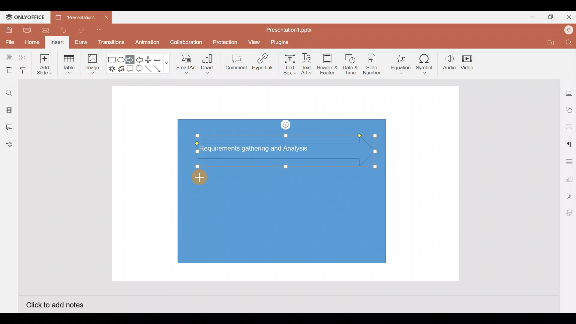 The height and width of the screenshot is (324, 576). Describe the element at coordinates (328, 62) in the screenshot. I see `Header & footer` at that location.